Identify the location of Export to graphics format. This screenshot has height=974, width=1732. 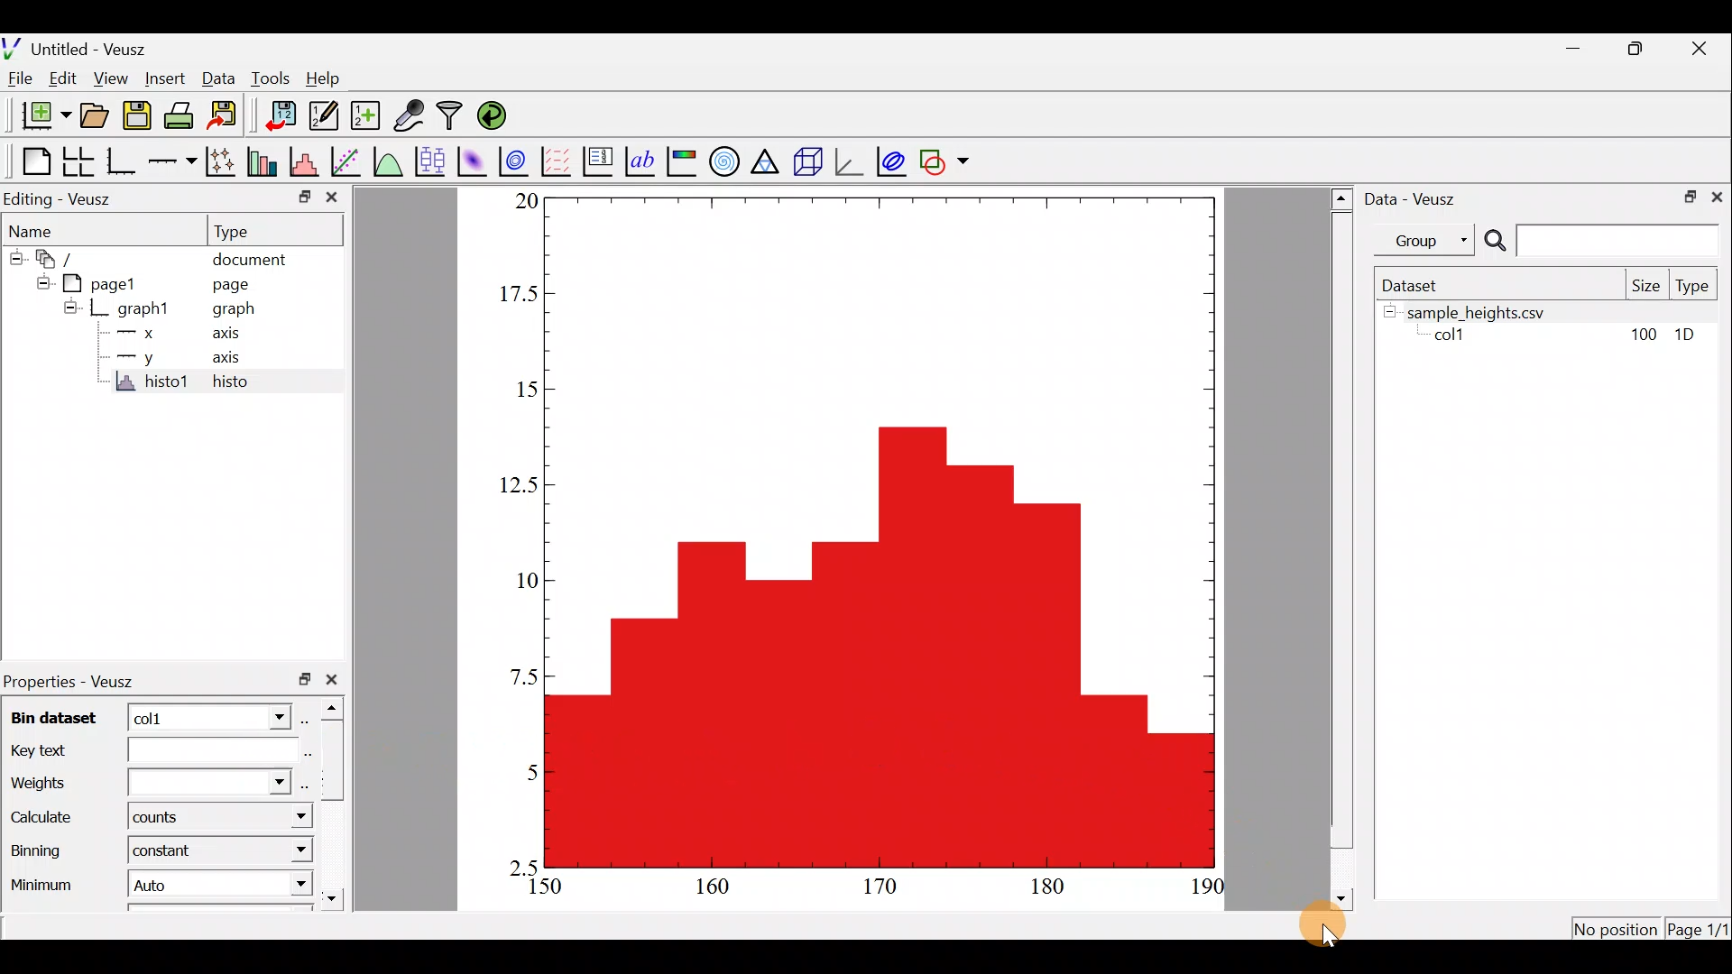
(228, 116).